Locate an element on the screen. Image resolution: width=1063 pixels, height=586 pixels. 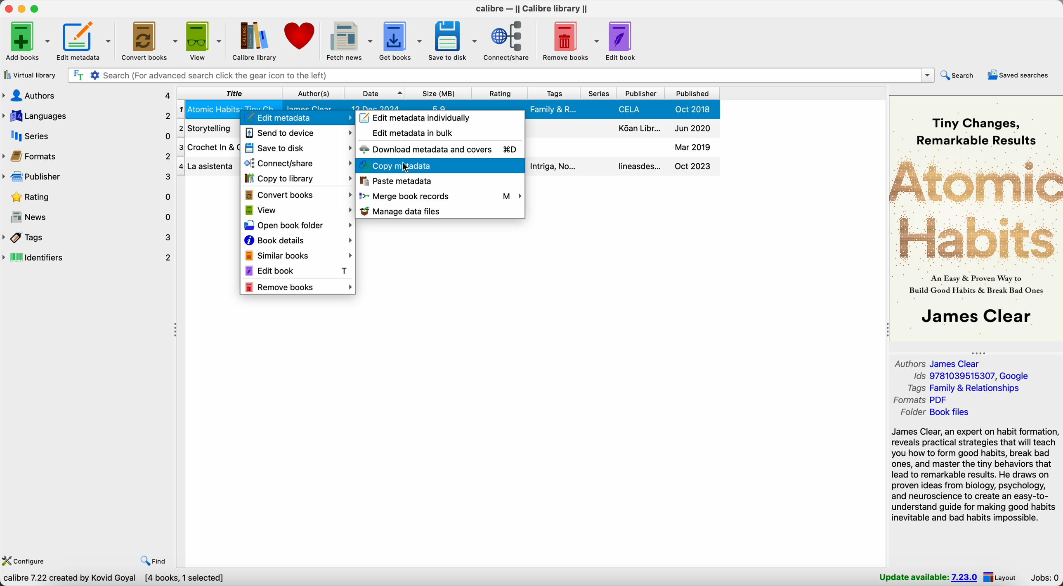
formats is located at coordinates (921, 400).